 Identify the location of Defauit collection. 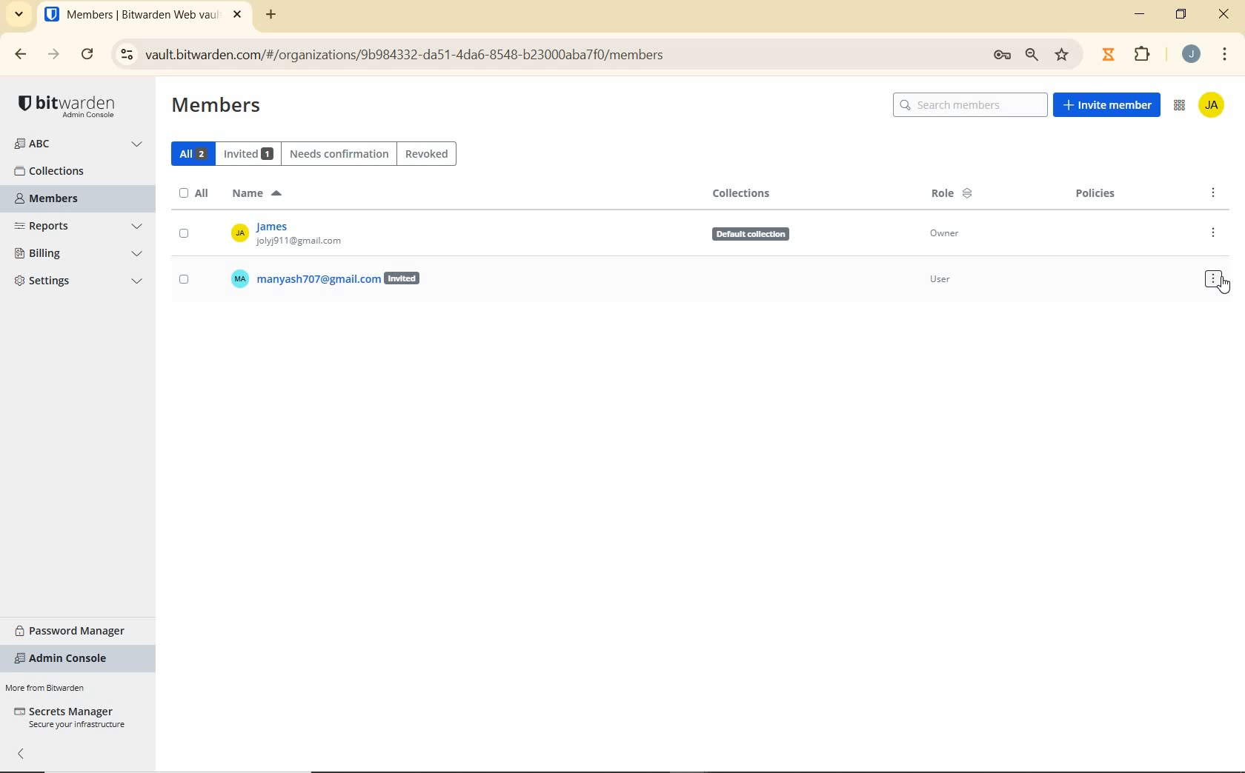
(744, 235).